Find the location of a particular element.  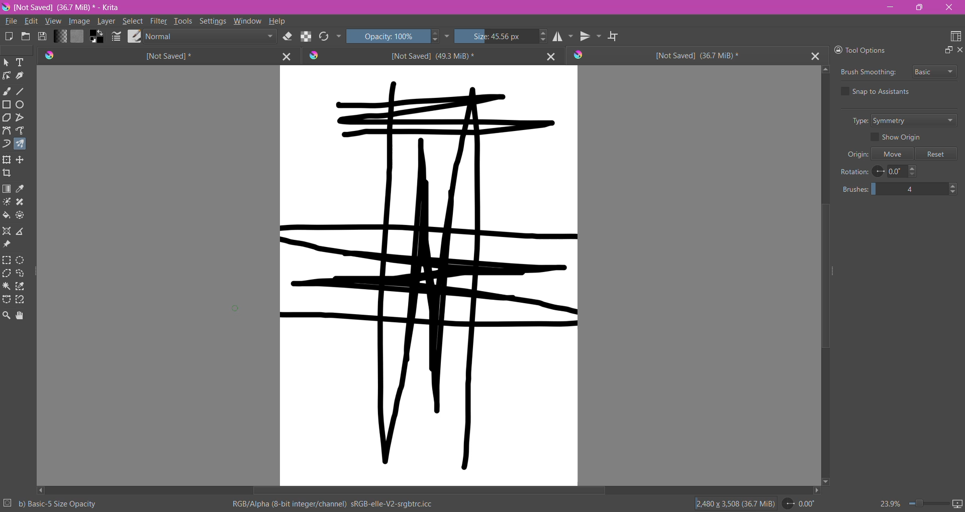

Set the number of brushes is located at coordinates (895, 189).